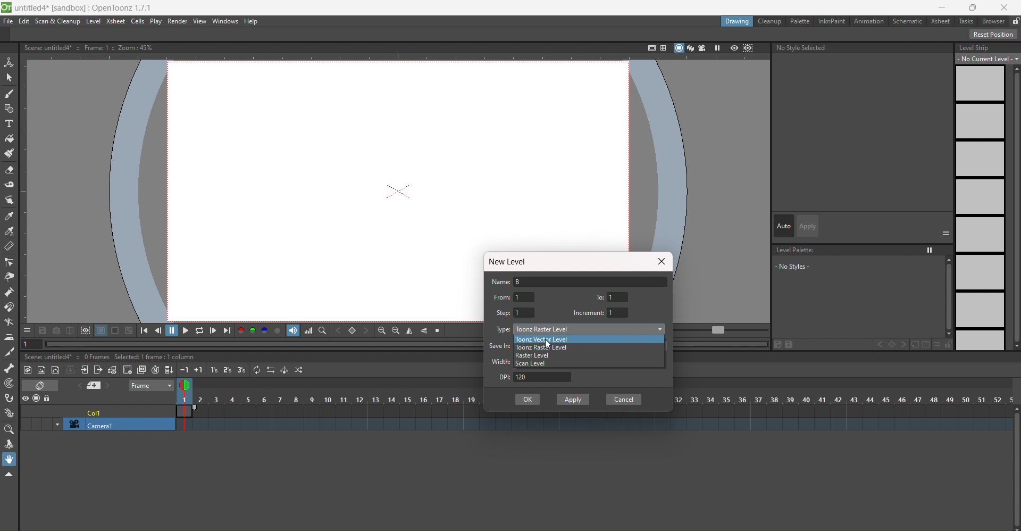 The height and width of the screenshot is (531, 1021). What do you see at coordinates (9, 262) in the screenshot?
I see `control point editor tool` at bounding box center [9, 262].